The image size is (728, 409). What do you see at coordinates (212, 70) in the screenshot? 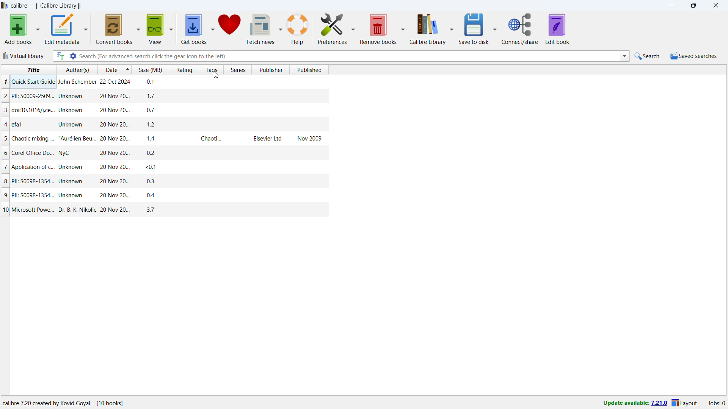
I see `sort by tags` at bounding box center [212, 70].